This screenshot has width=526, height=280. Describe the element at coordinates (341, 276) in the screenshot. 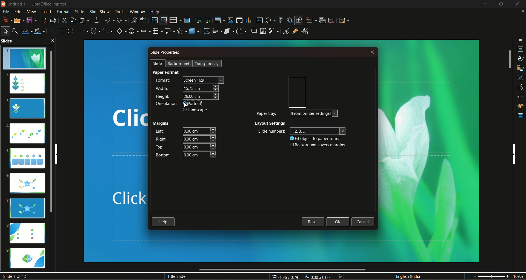

I see `save` at that location.